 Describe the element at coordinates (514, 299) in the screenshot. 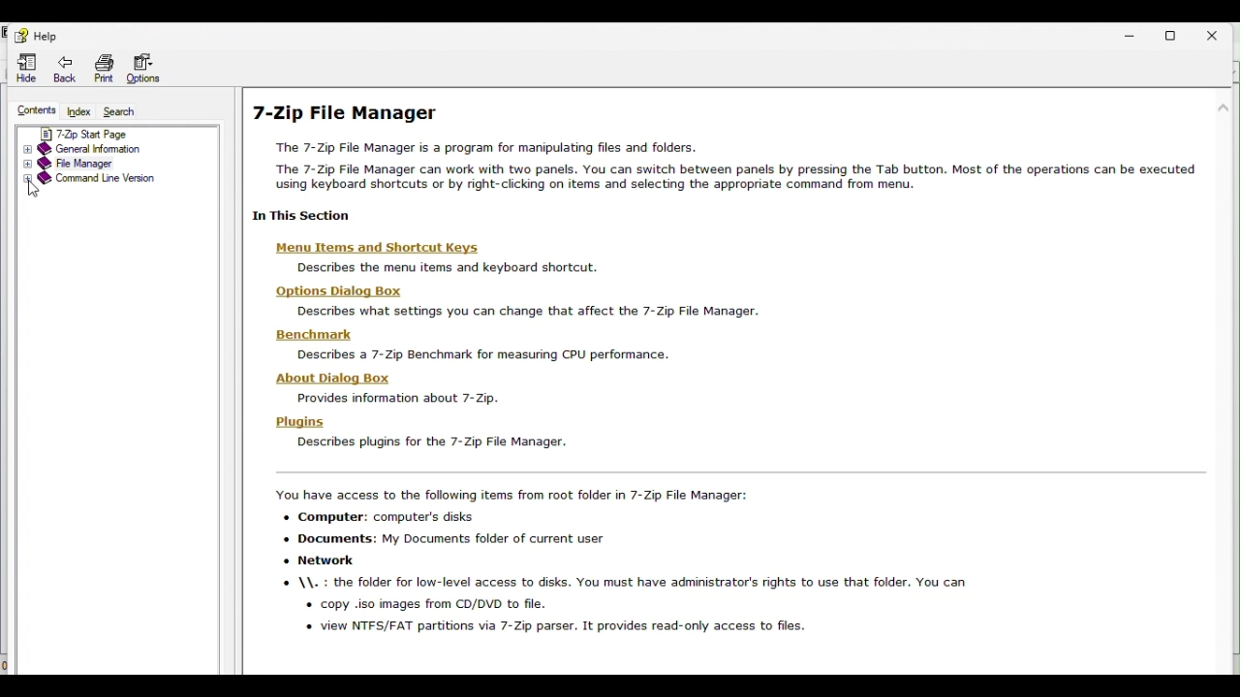

I see `options dialog box` at that location.